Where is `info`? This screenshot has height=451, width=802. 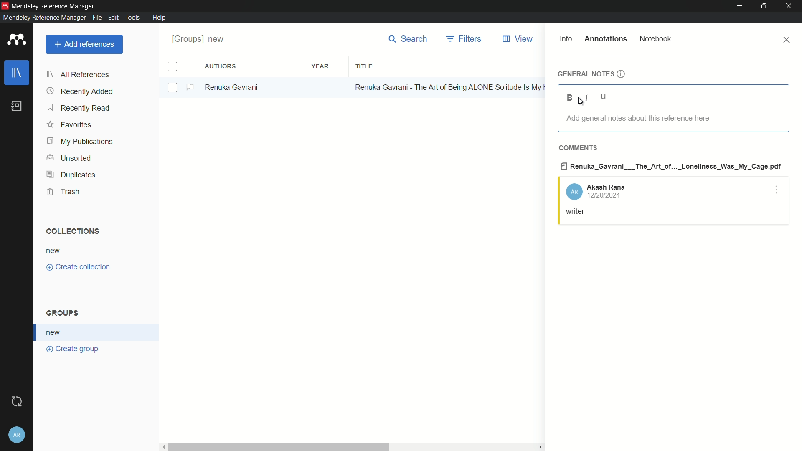 info is located at coordinates (566, 39).